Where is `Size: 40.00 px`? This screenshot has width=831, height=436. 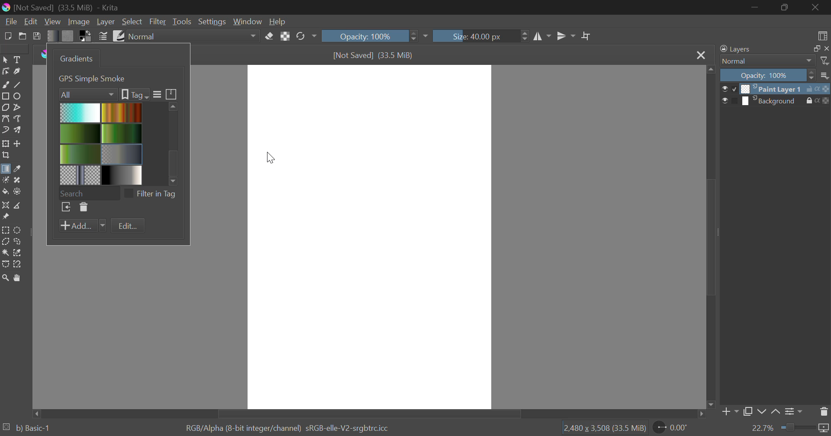
Size: 40.00 px is located at coordinates (481, 35).